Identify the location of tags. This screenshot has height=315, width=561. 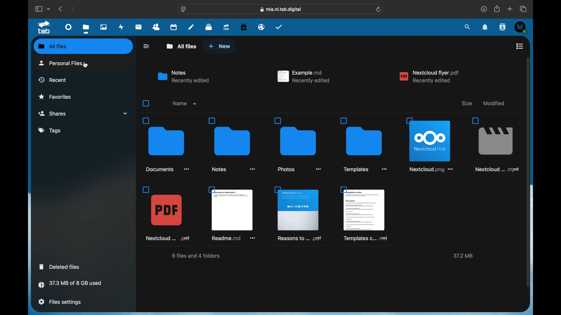
(50, 131).